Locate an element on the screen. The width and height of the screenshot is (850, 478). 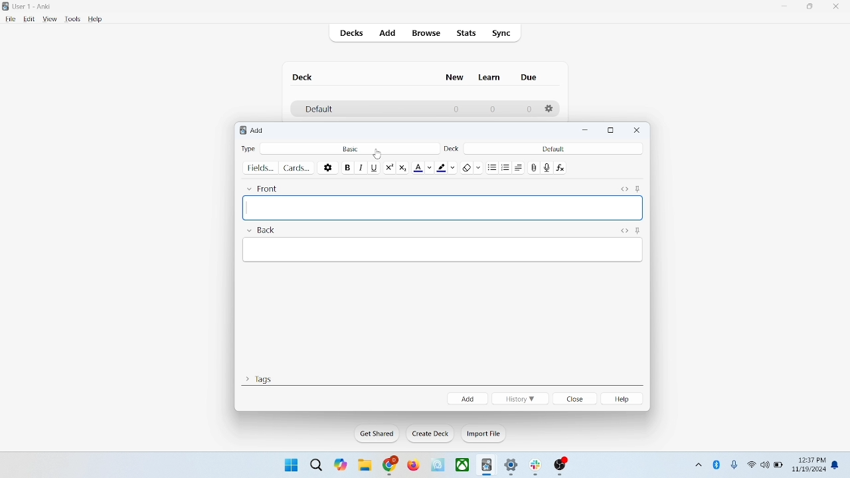
options is located at coordinates (550, 109).